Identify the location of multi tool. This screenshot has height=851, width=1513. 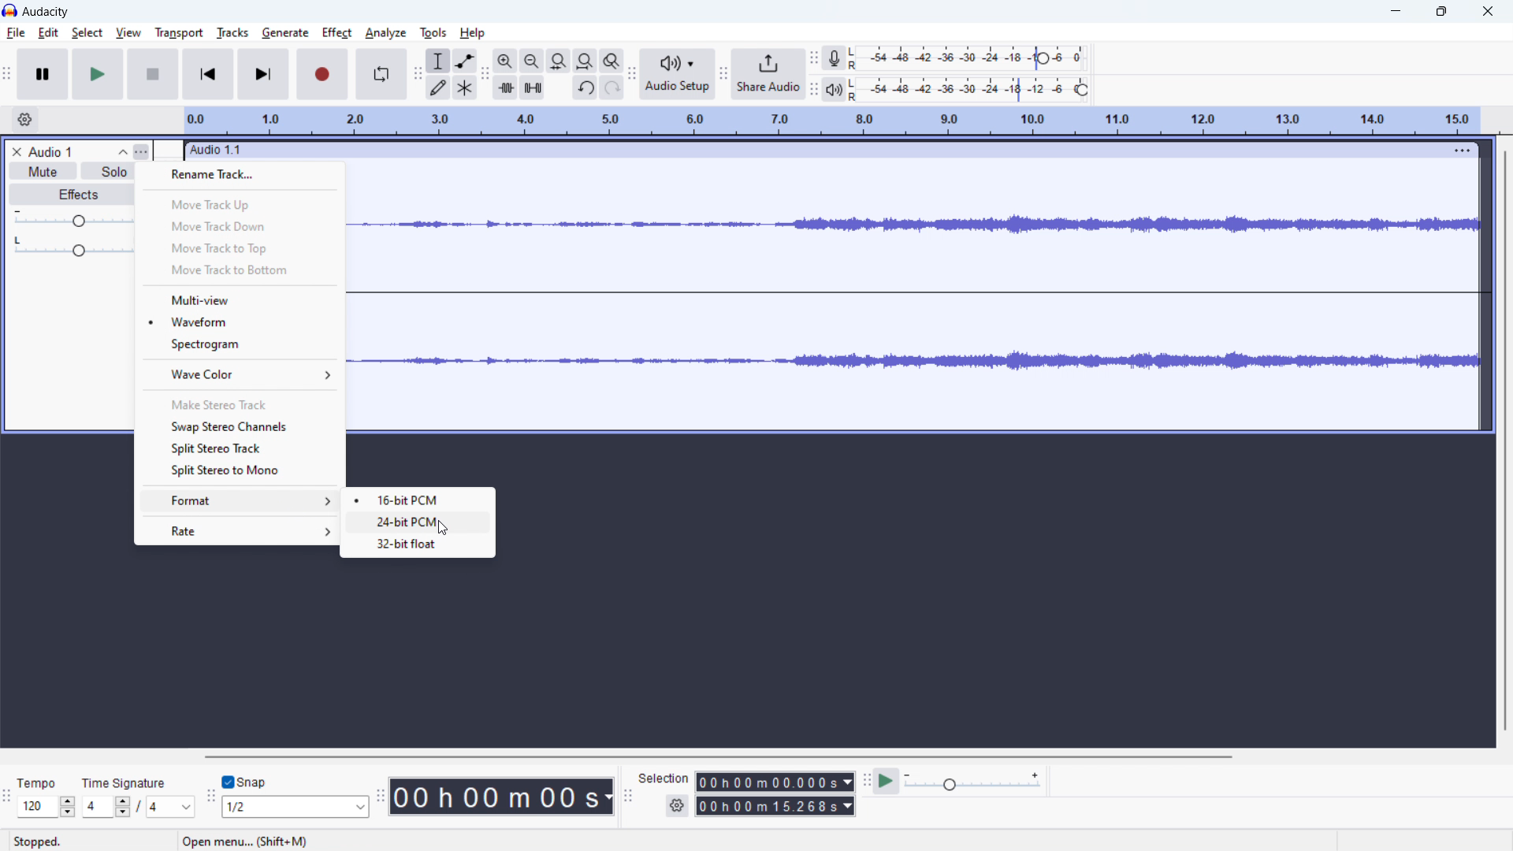
(464, 87).